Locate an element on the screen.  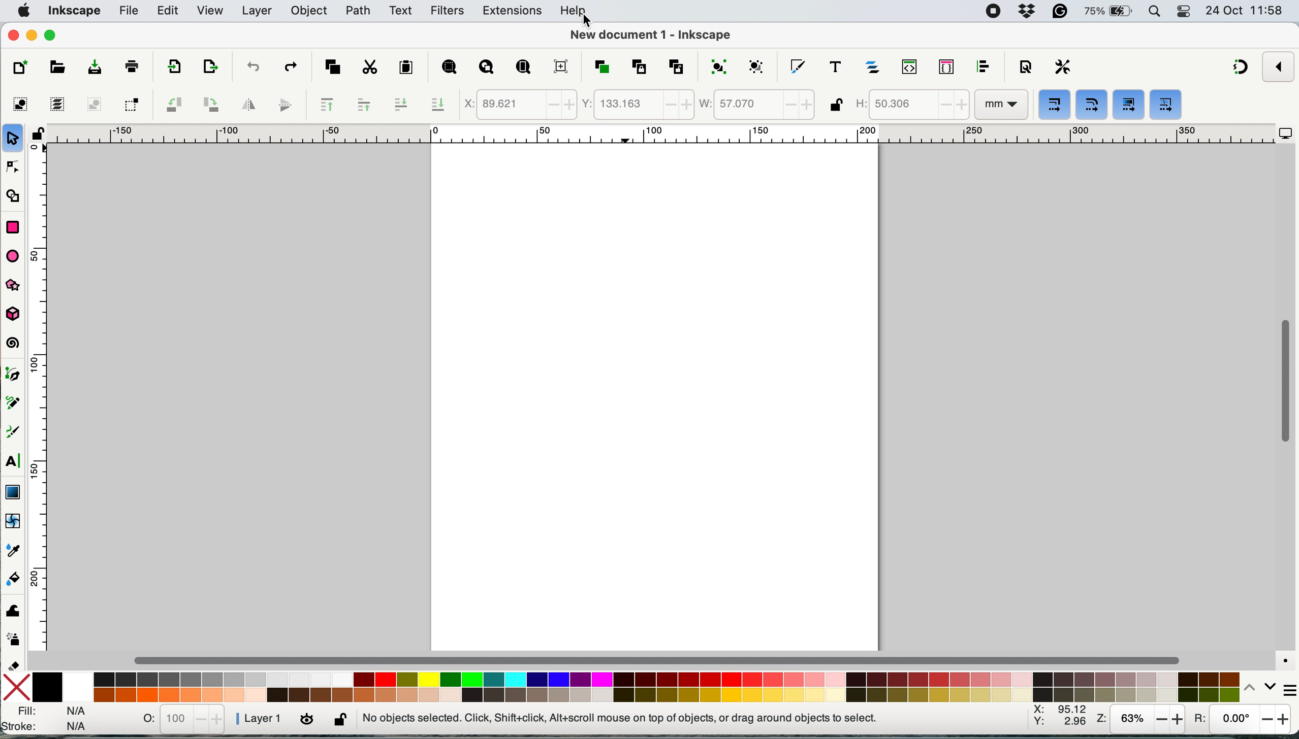
spray tool is located at coordinates (14, 639).